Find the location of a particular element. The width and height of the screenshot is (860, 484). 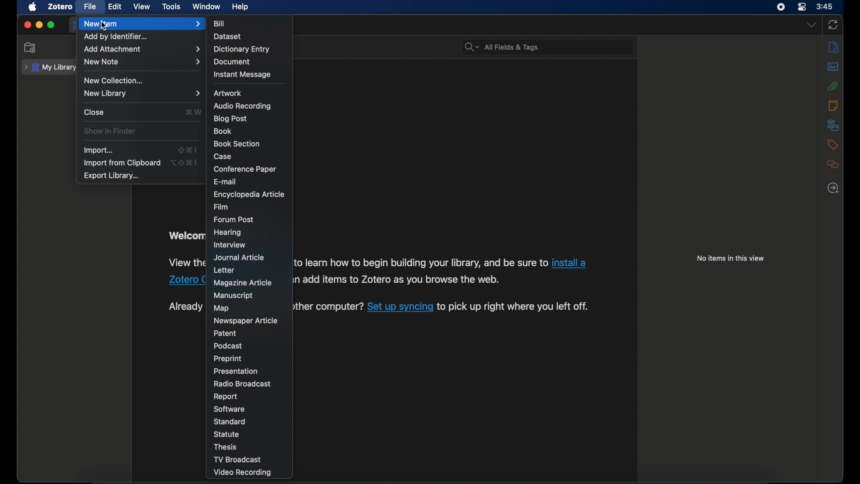

file is located at coordinates (90, 7).